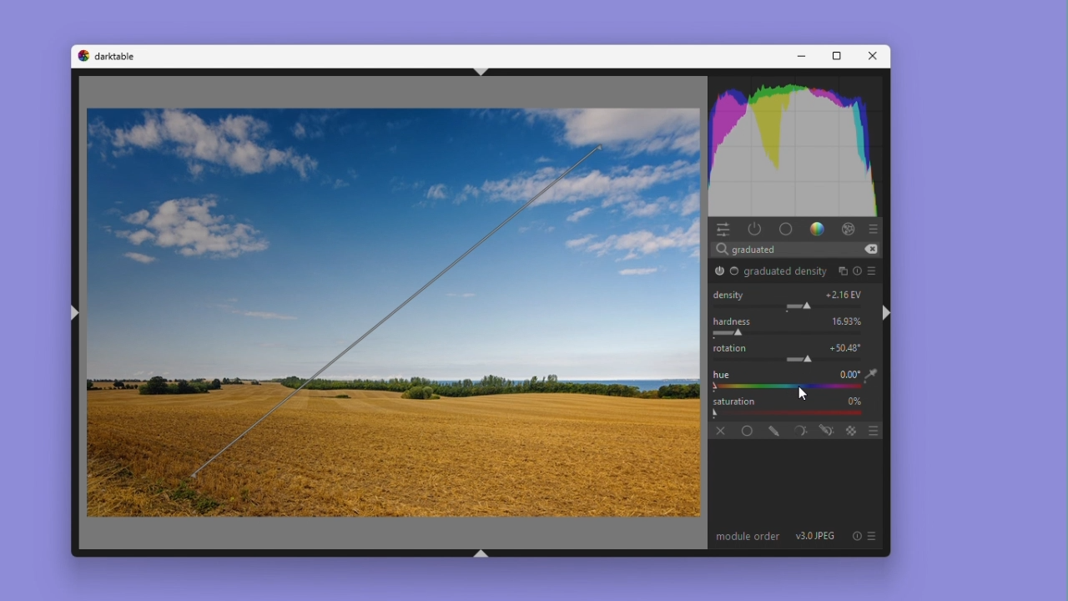 Image resolution: width=1068 pixels, height=601 pixels. I want to click on drawn and parametric mask, so click(825, 430).